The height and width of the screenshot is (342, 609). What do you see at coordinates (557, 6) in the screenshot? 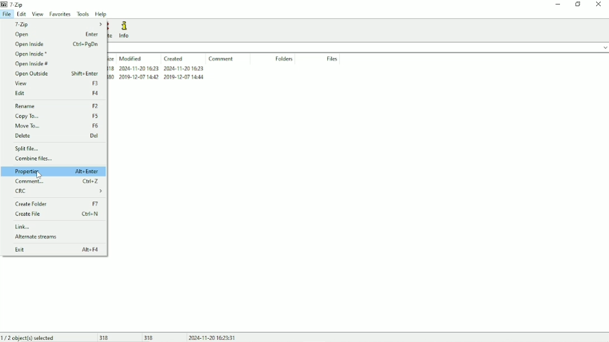
I see `Minimize` at bounding box center [557, 6].